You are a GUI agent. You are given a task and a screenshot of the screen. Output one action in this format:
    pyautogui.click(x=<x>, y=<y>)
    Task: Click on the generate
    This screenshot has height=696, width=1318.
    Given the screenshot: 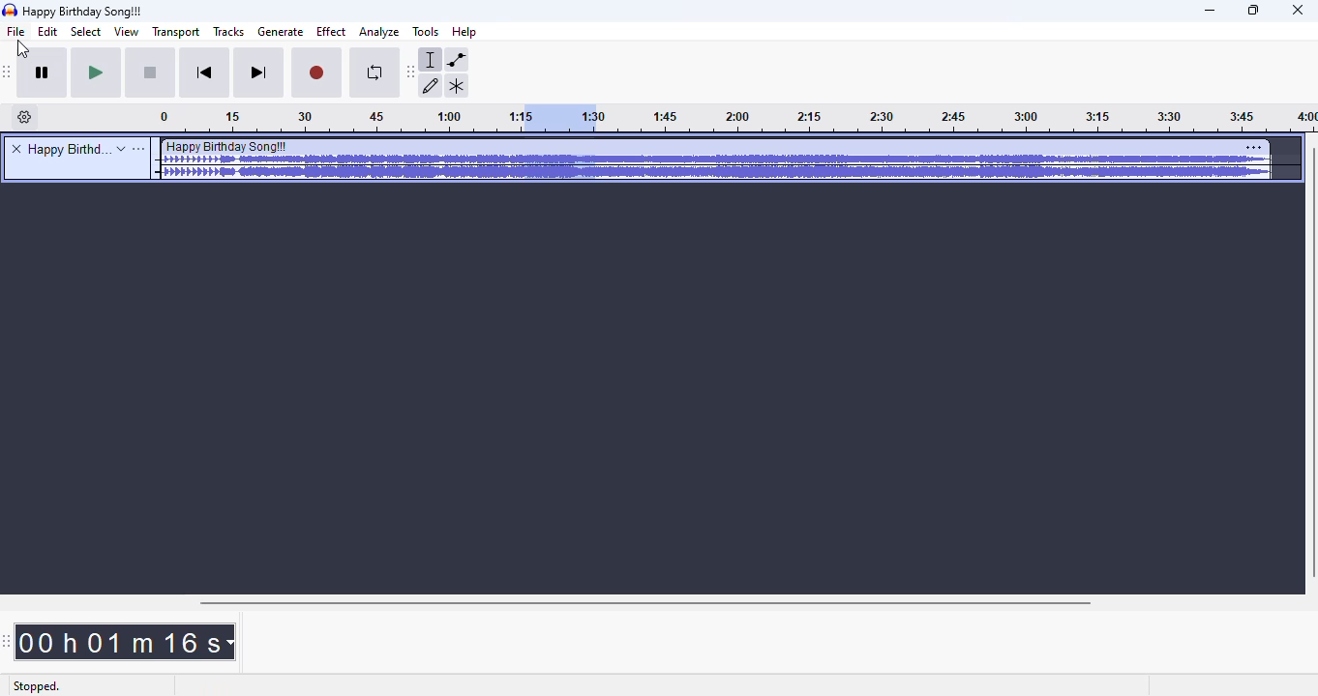 What is the action you would take?
    pyautogui.click(x=281, y=32)
    